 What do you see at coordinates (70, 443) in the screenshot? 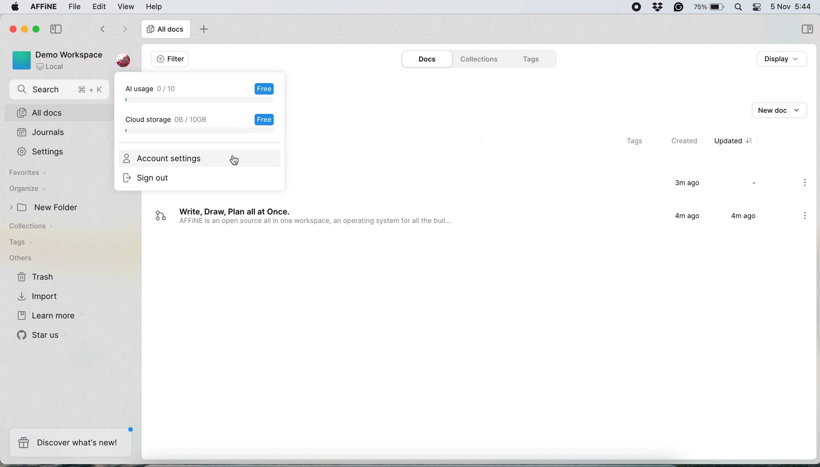
I see `discover what's new` at bounding box center [70, 443].